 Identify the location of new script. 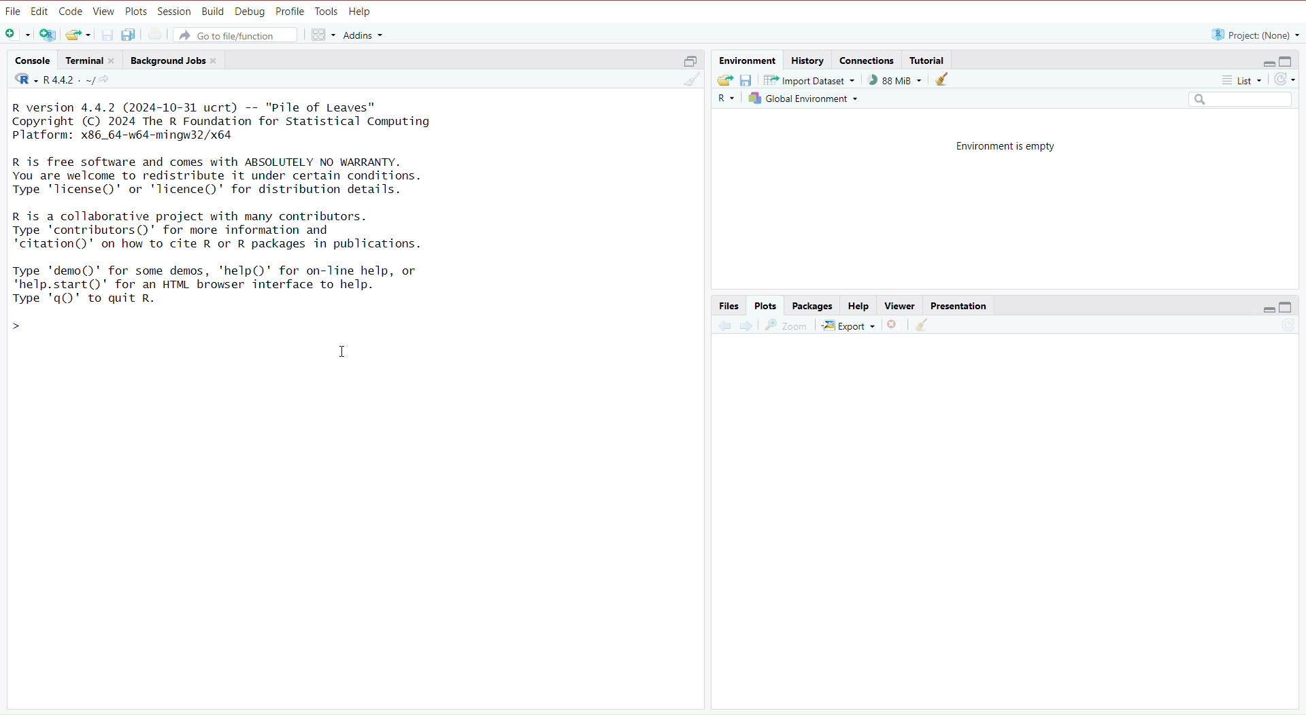
(16, 35).